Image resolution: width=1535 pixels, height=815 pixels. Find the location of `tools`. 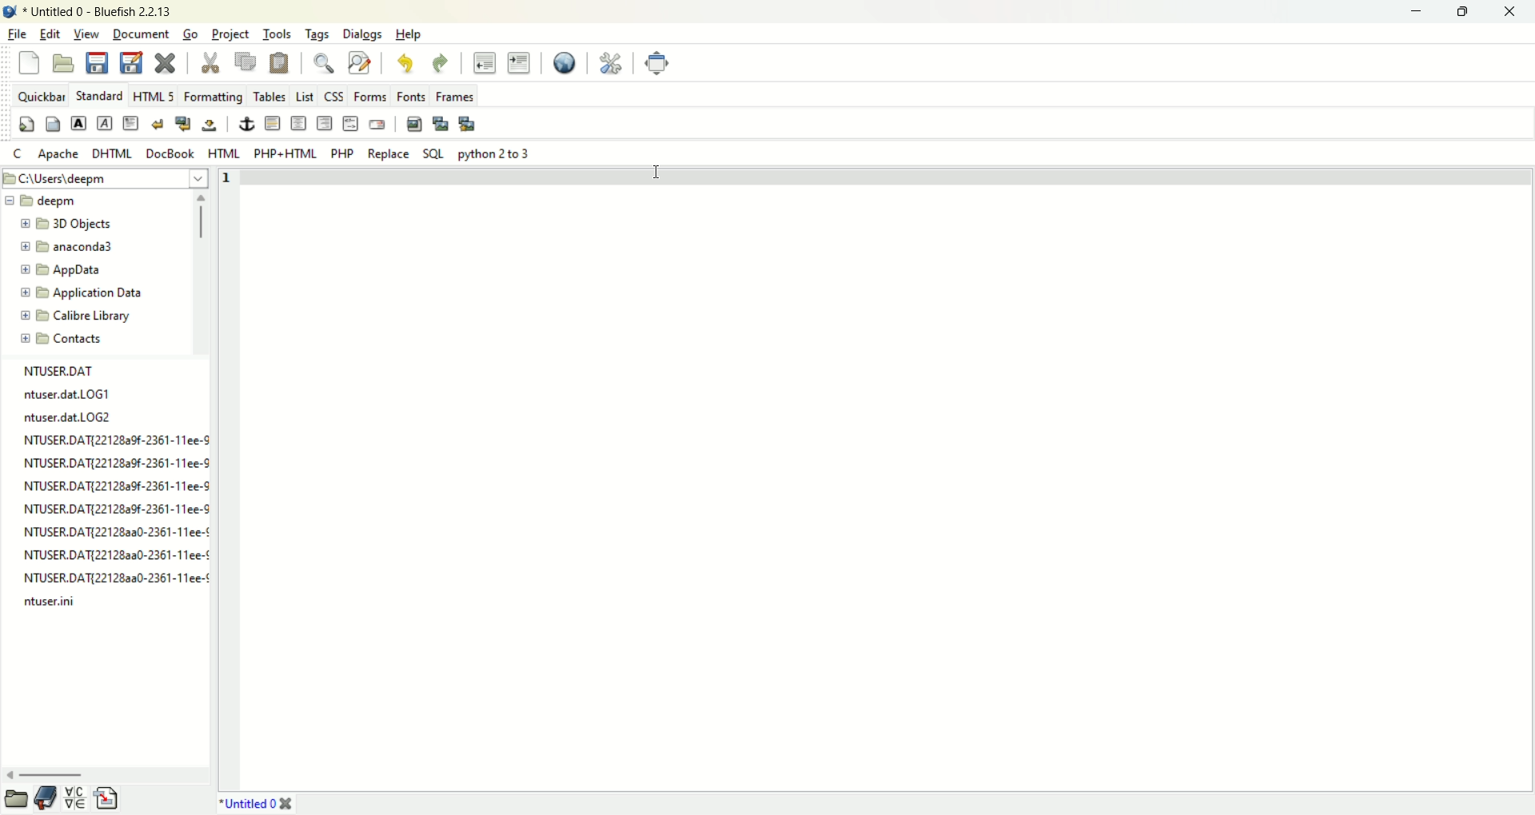

tools is located at coordinates (276, 33).